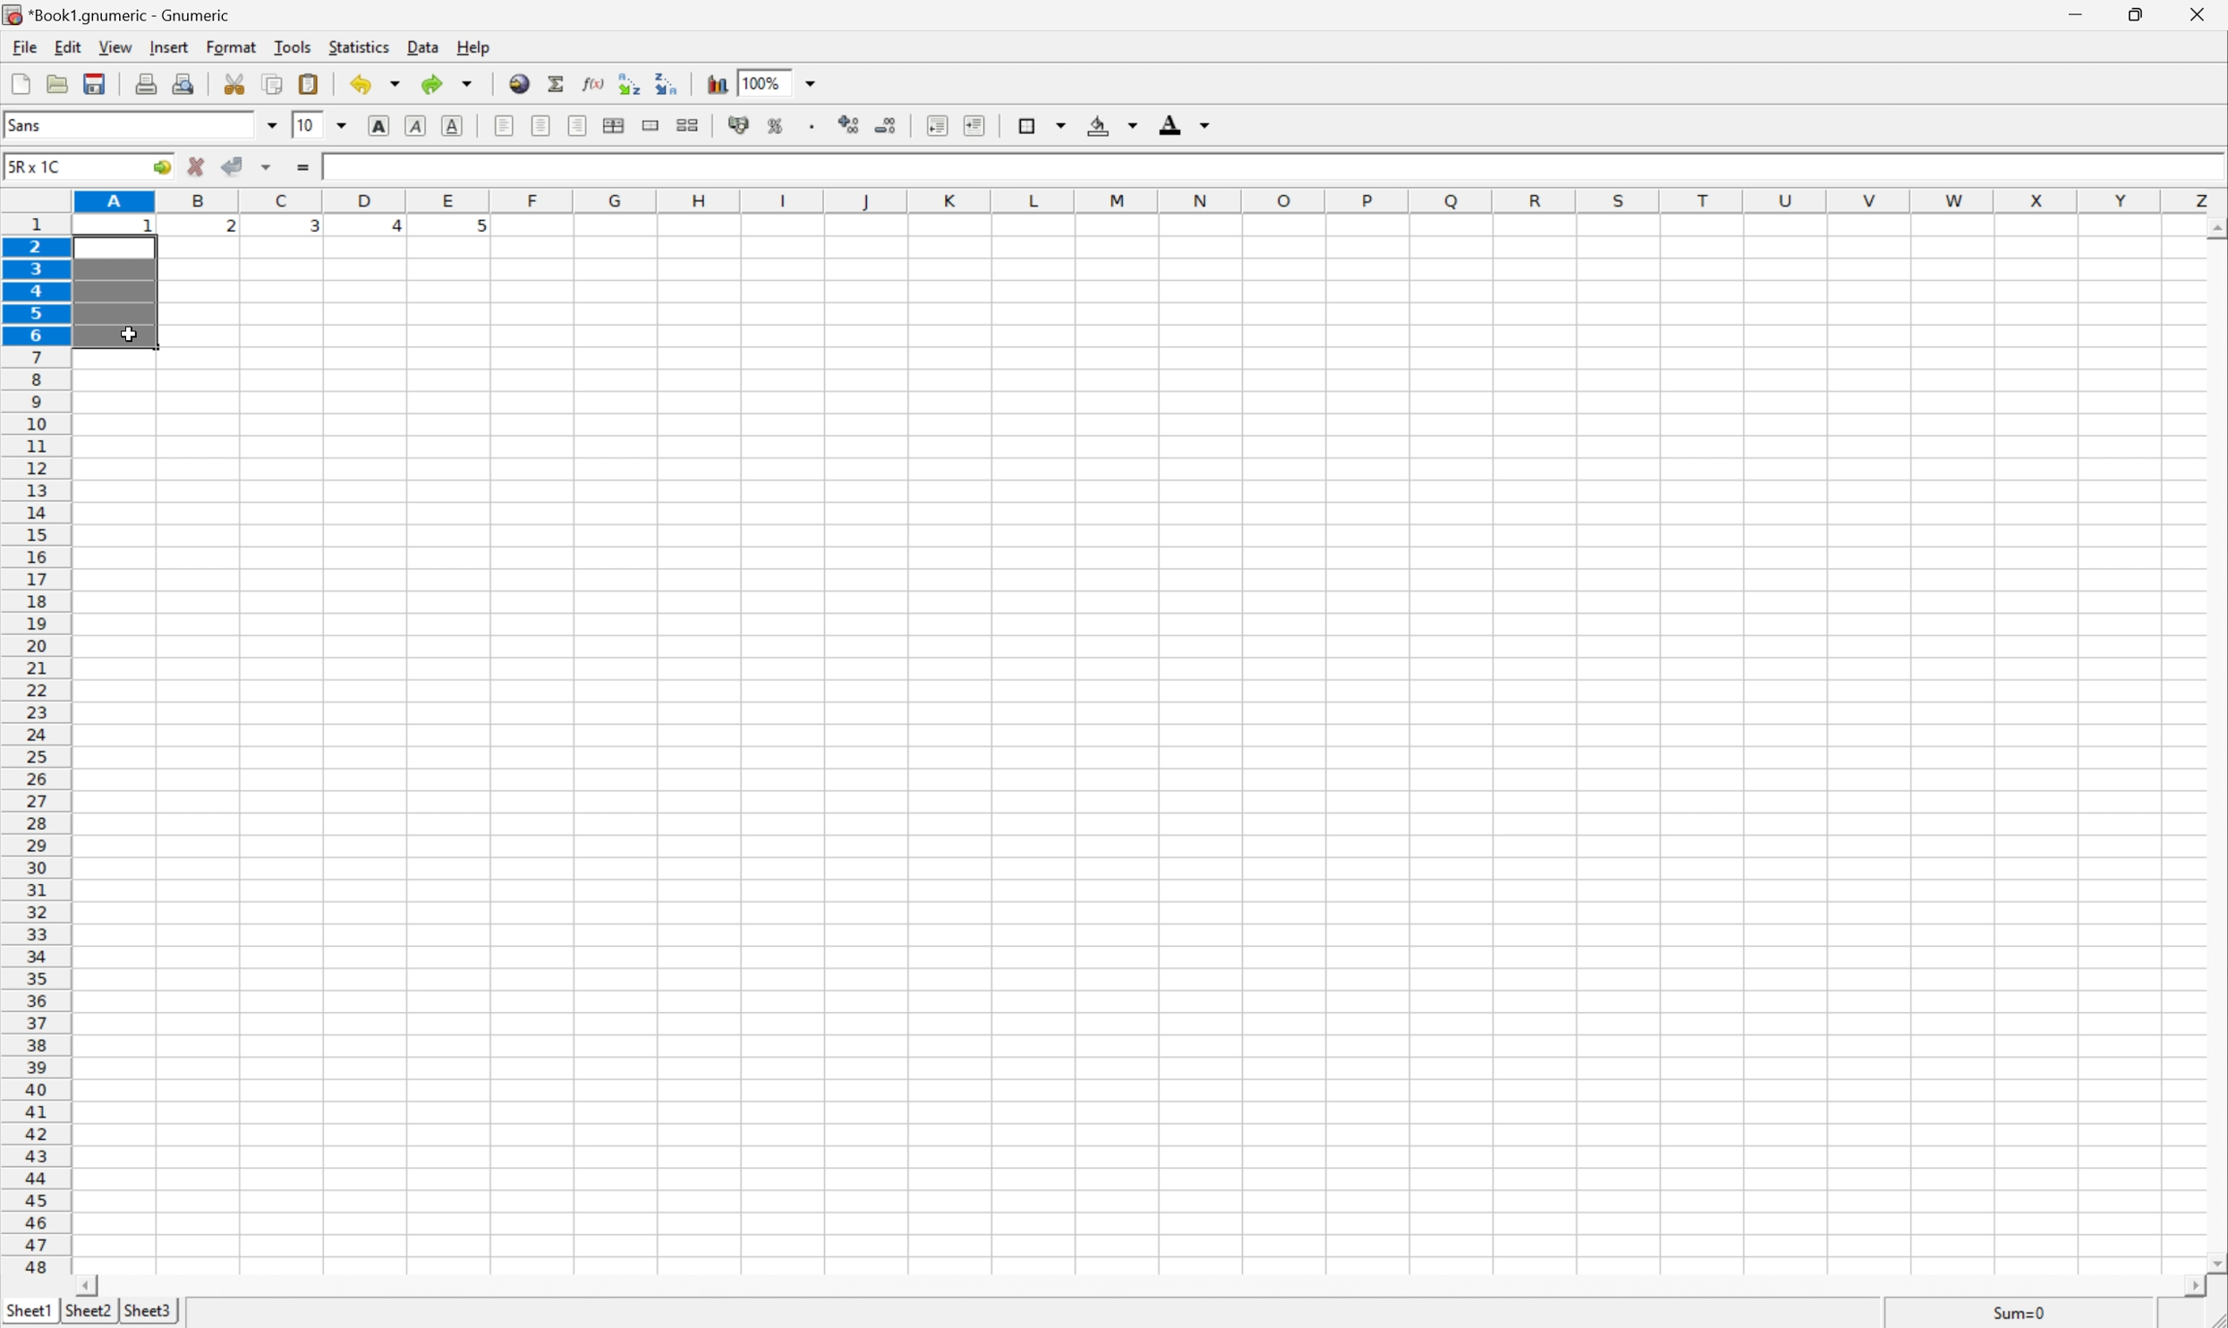 The height and width of the screenshot is (1328, 2228). Describe the element at coordinates (883, 125) in the screenshot. I see `decrease number of decimals displayed` at that location.